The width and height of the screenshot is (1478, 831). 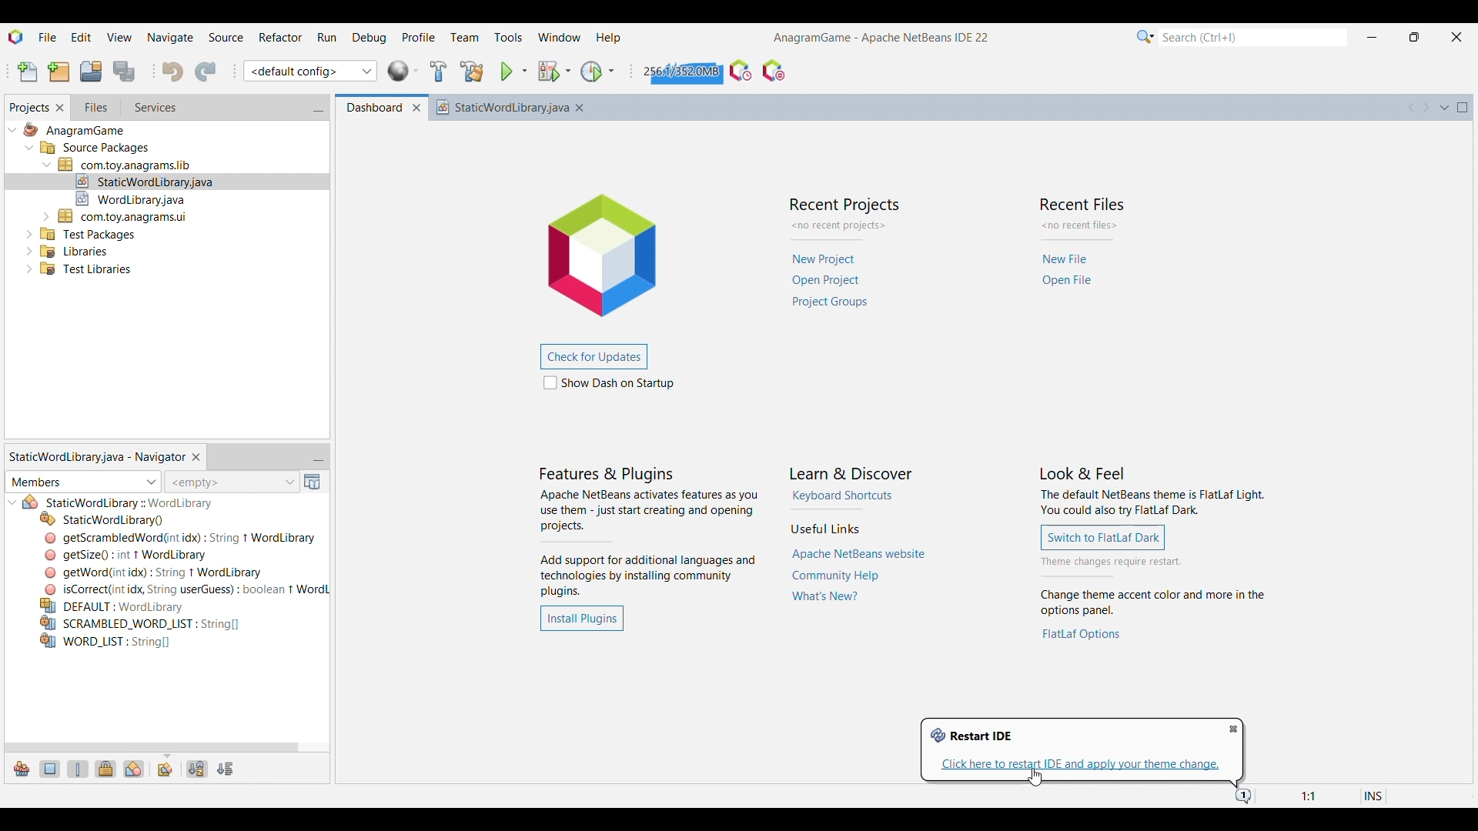 What do you see at coordinates (844, 226) in the screenshot?
I see `Number of recent projects` at bounding box center [844, 226].